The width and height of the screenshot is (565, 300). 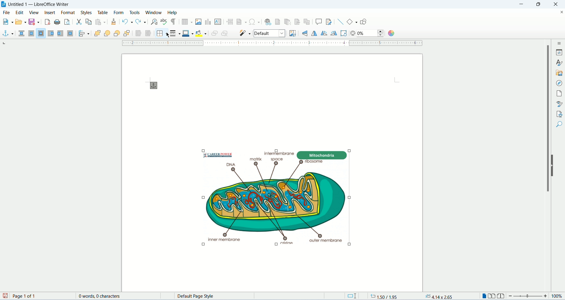 I want to click on track changes, so click(x=329, y=22).